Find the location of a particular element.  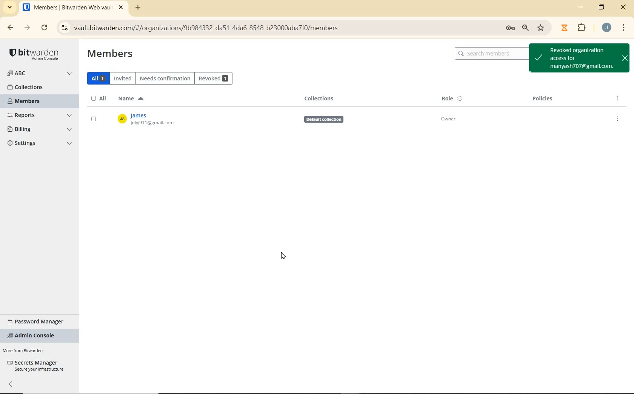

BITWARDEN WEB VAULT is located at coordinates (74, 8).